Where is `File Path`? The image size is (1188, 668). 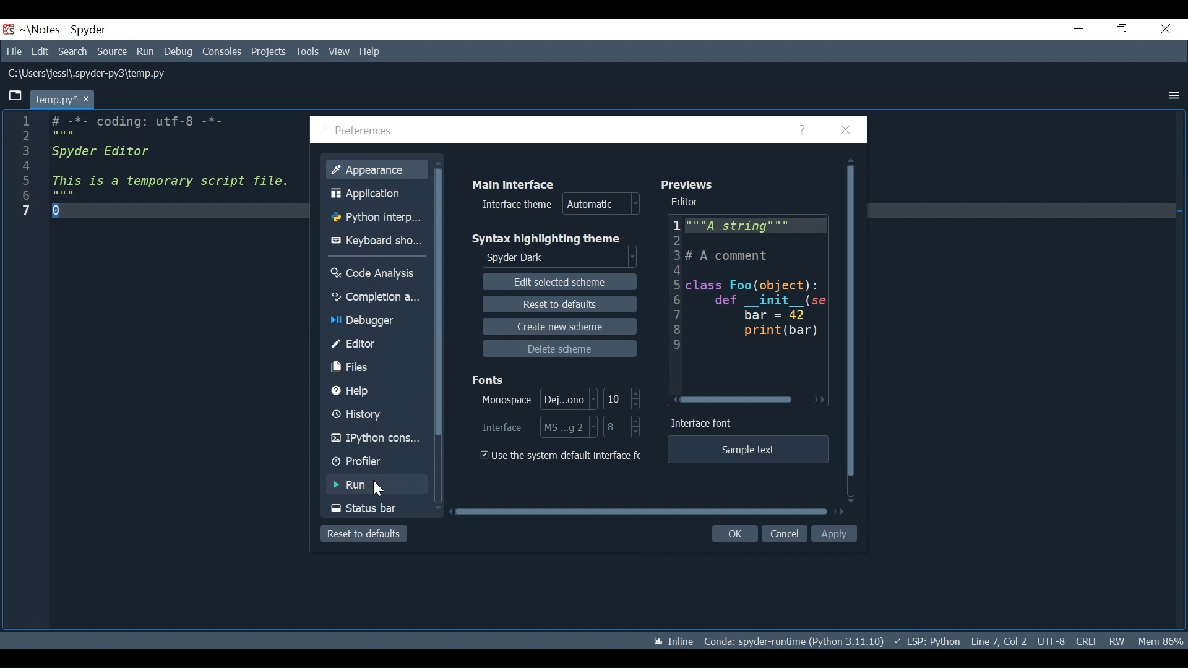 File Path is located at coordinates (89, 73).